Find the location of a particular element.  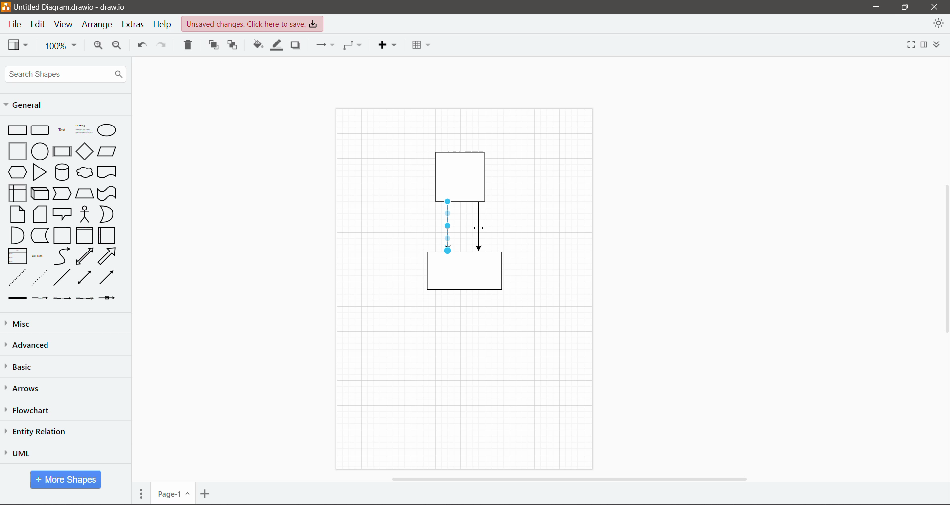

Appearance is located at coordinates (938, 25).